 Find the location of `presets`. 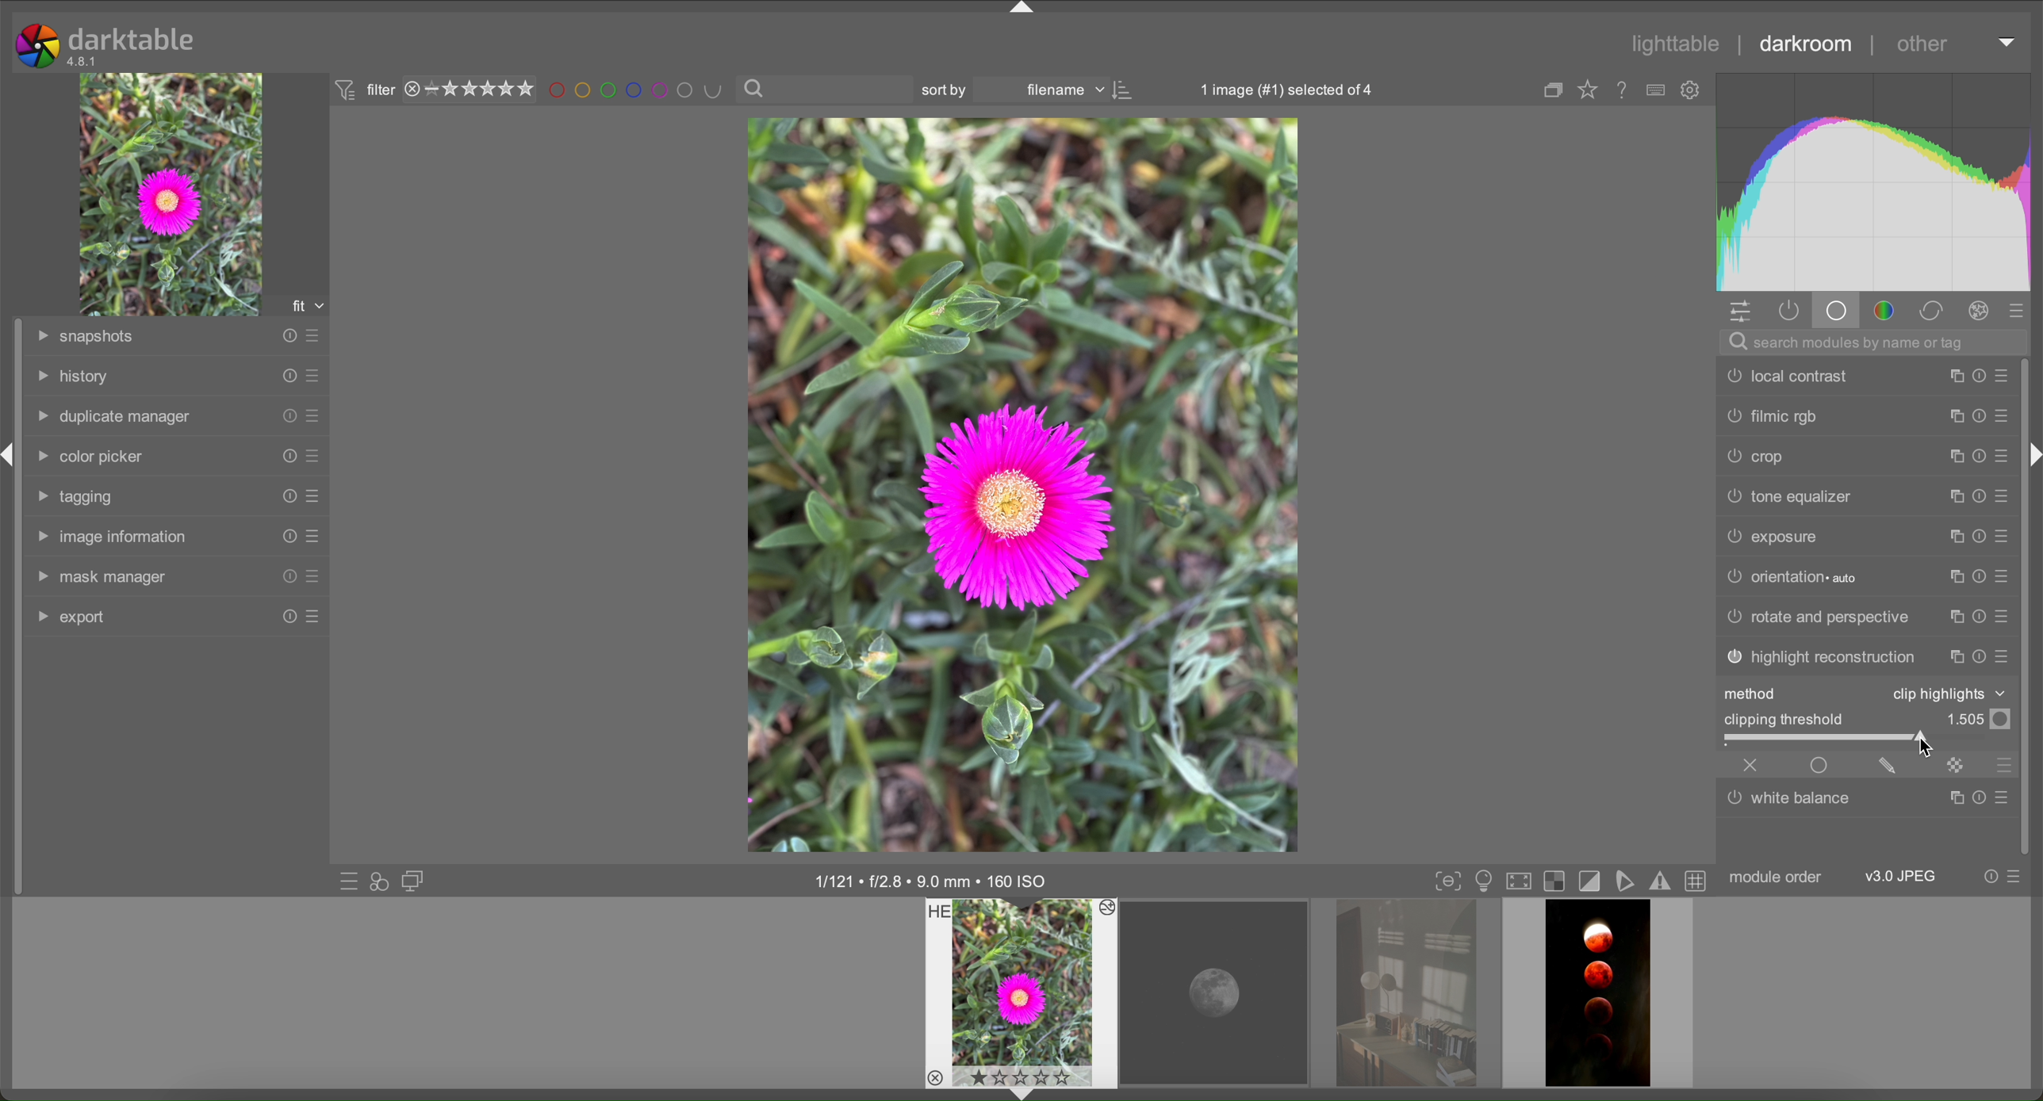

presets is located at coordinates (312, 454).